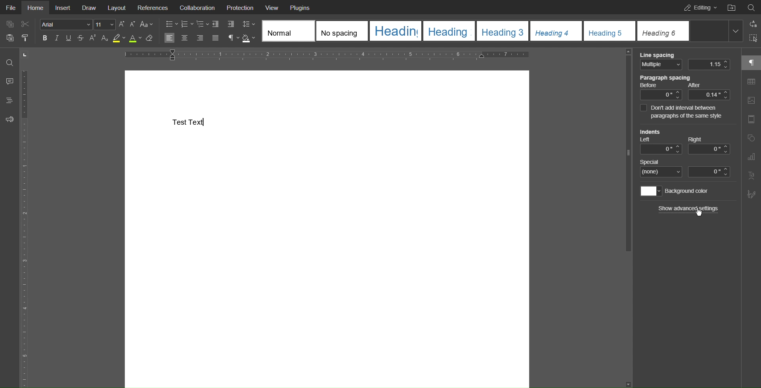 The image size is (761, 388). What do you see at coordinates (187, 25) in the screenshot?
I see `Numbered List` at bounding box center [187, 25].